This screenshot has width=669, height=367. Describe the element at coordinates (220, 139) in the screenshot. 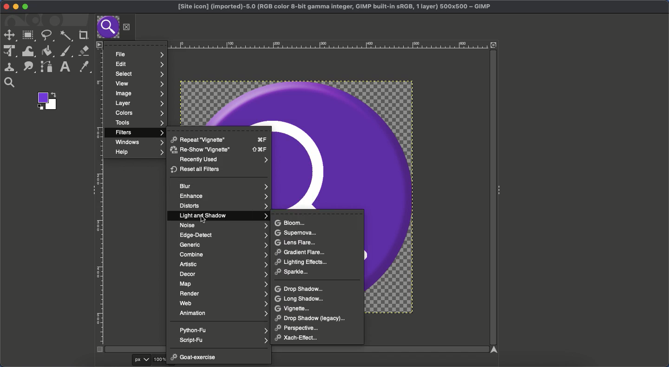

I see `Repeat vignette` at that location.